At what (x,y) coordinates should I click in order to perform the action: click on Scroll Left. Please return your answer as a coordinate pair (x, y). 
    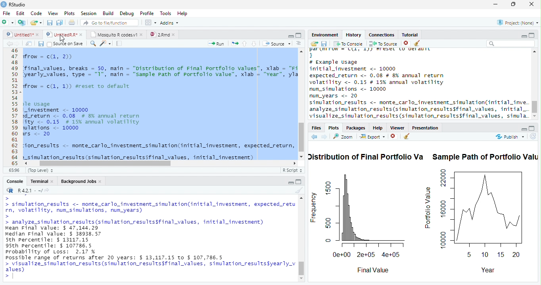
    Looking at the image, I should click on (25, 163).